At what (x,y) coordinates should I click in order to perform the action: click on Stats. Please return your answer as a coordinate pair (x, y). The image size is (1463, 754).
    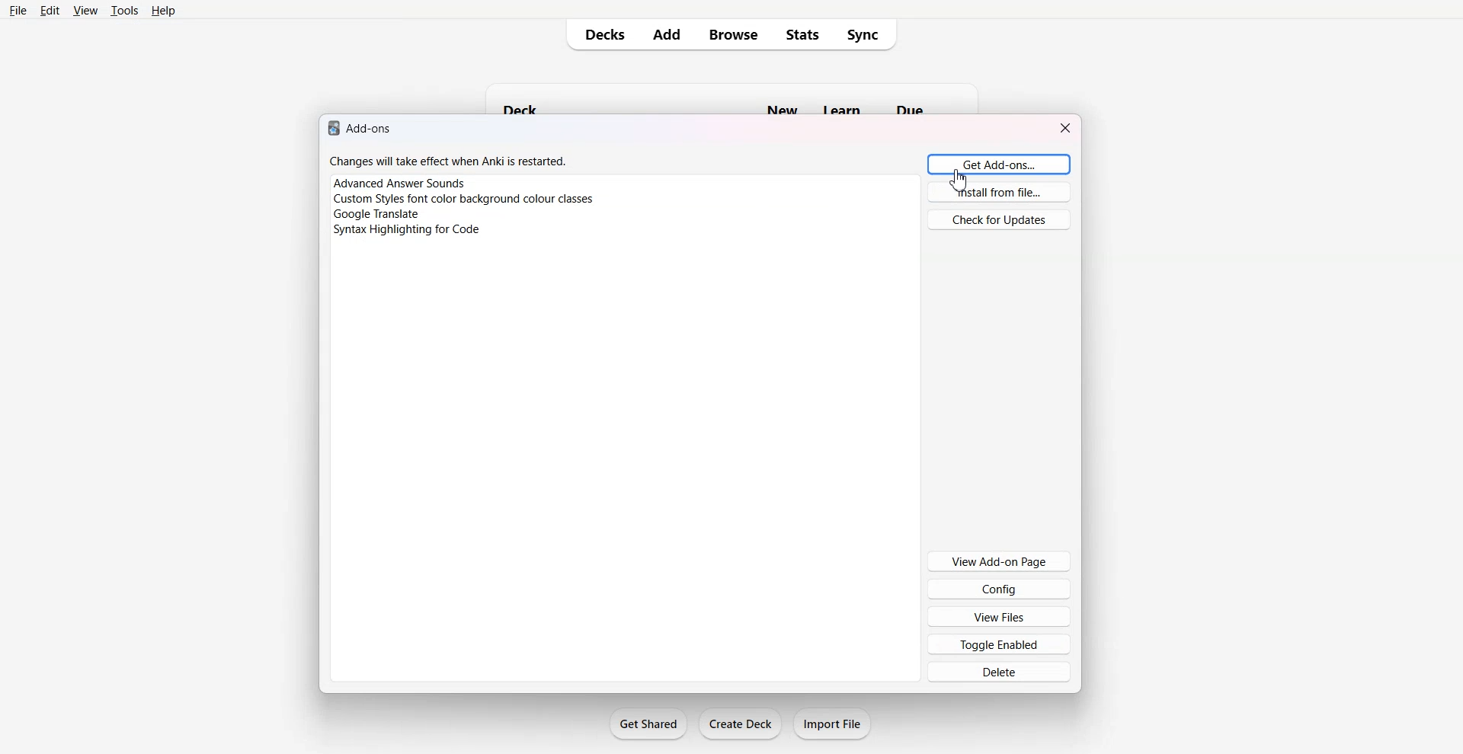
    Looking at the image, I should click on (806, 34).